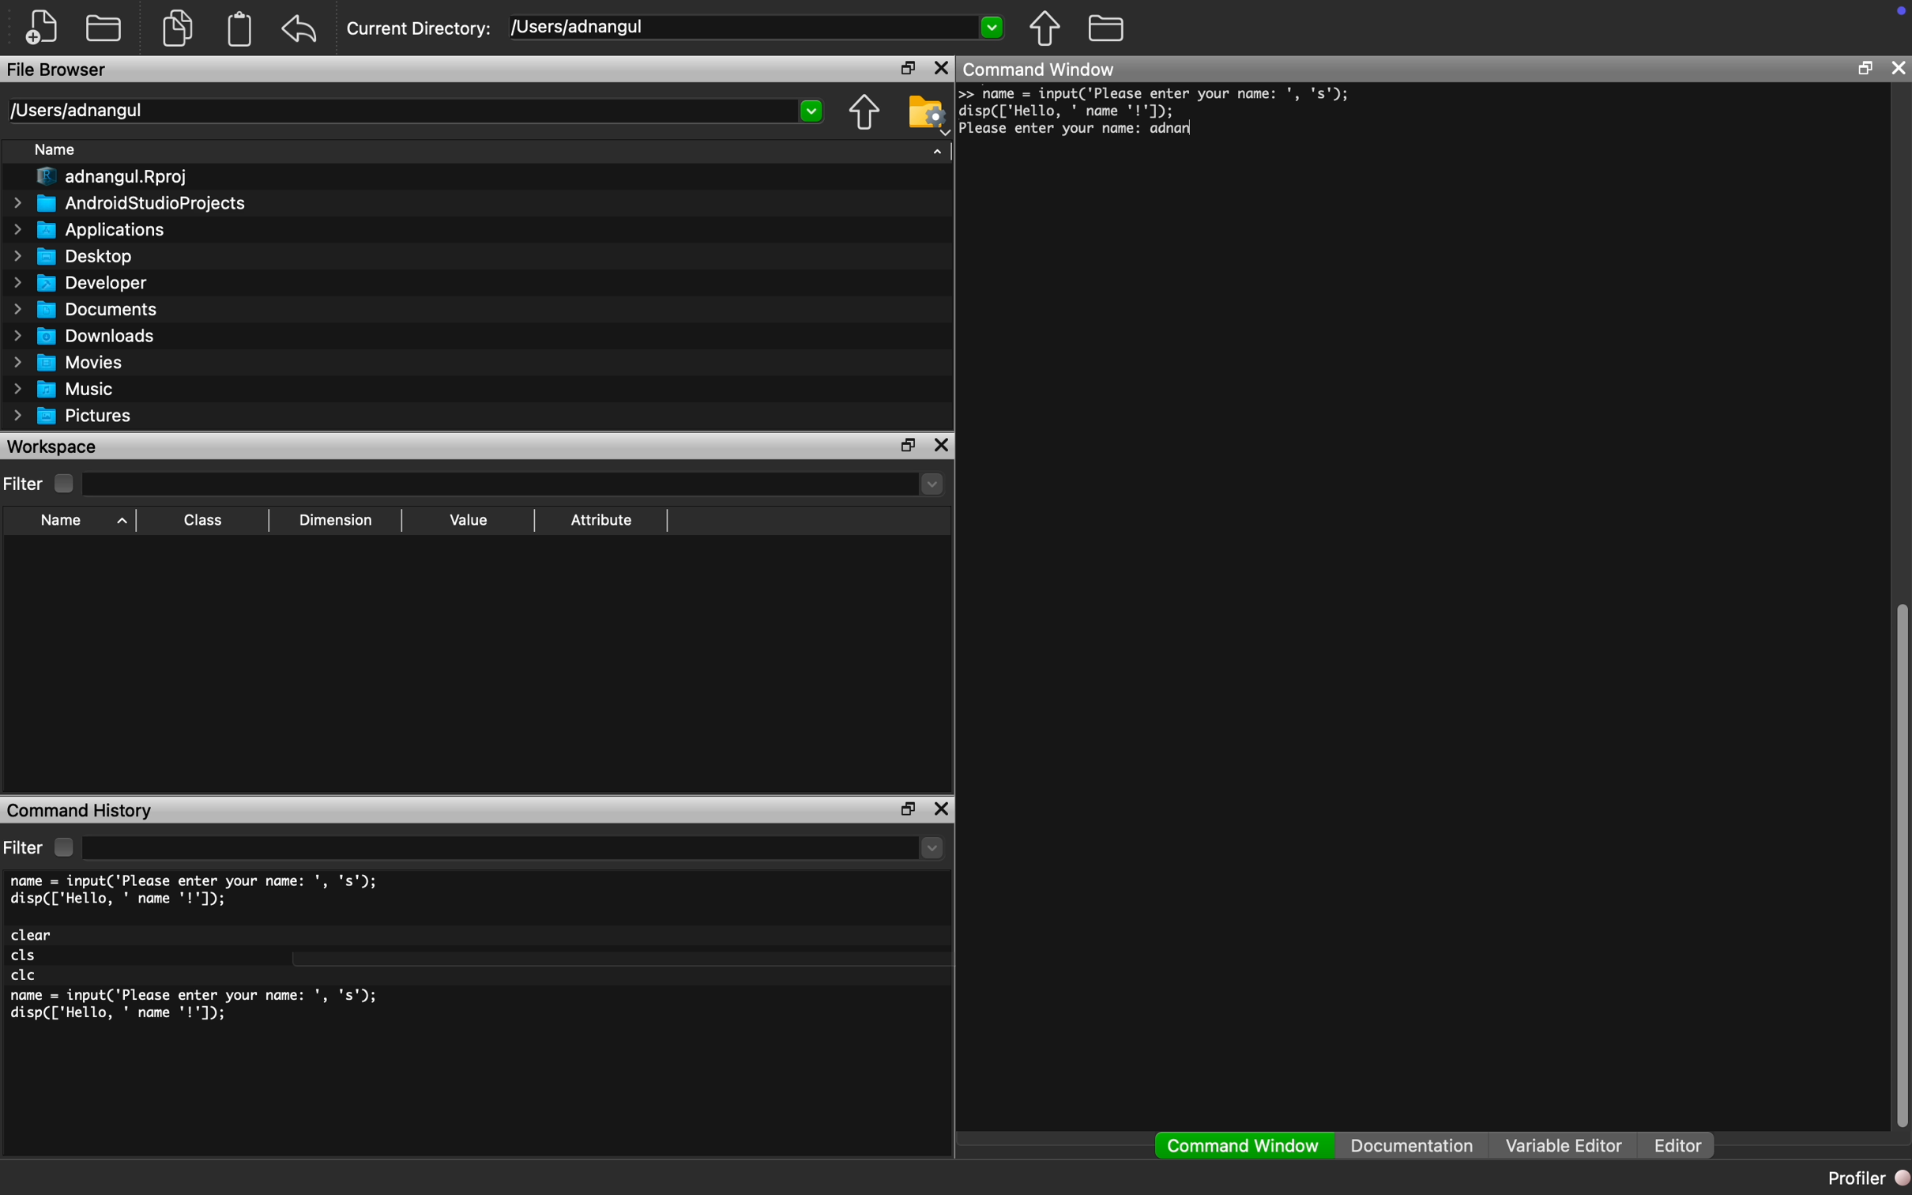 The width and height of the screenshot is (1912, 1195). What do you see at coordinates (73, 417) in the screenshot?
I see `Pictures` at bounding box center [73, 417].